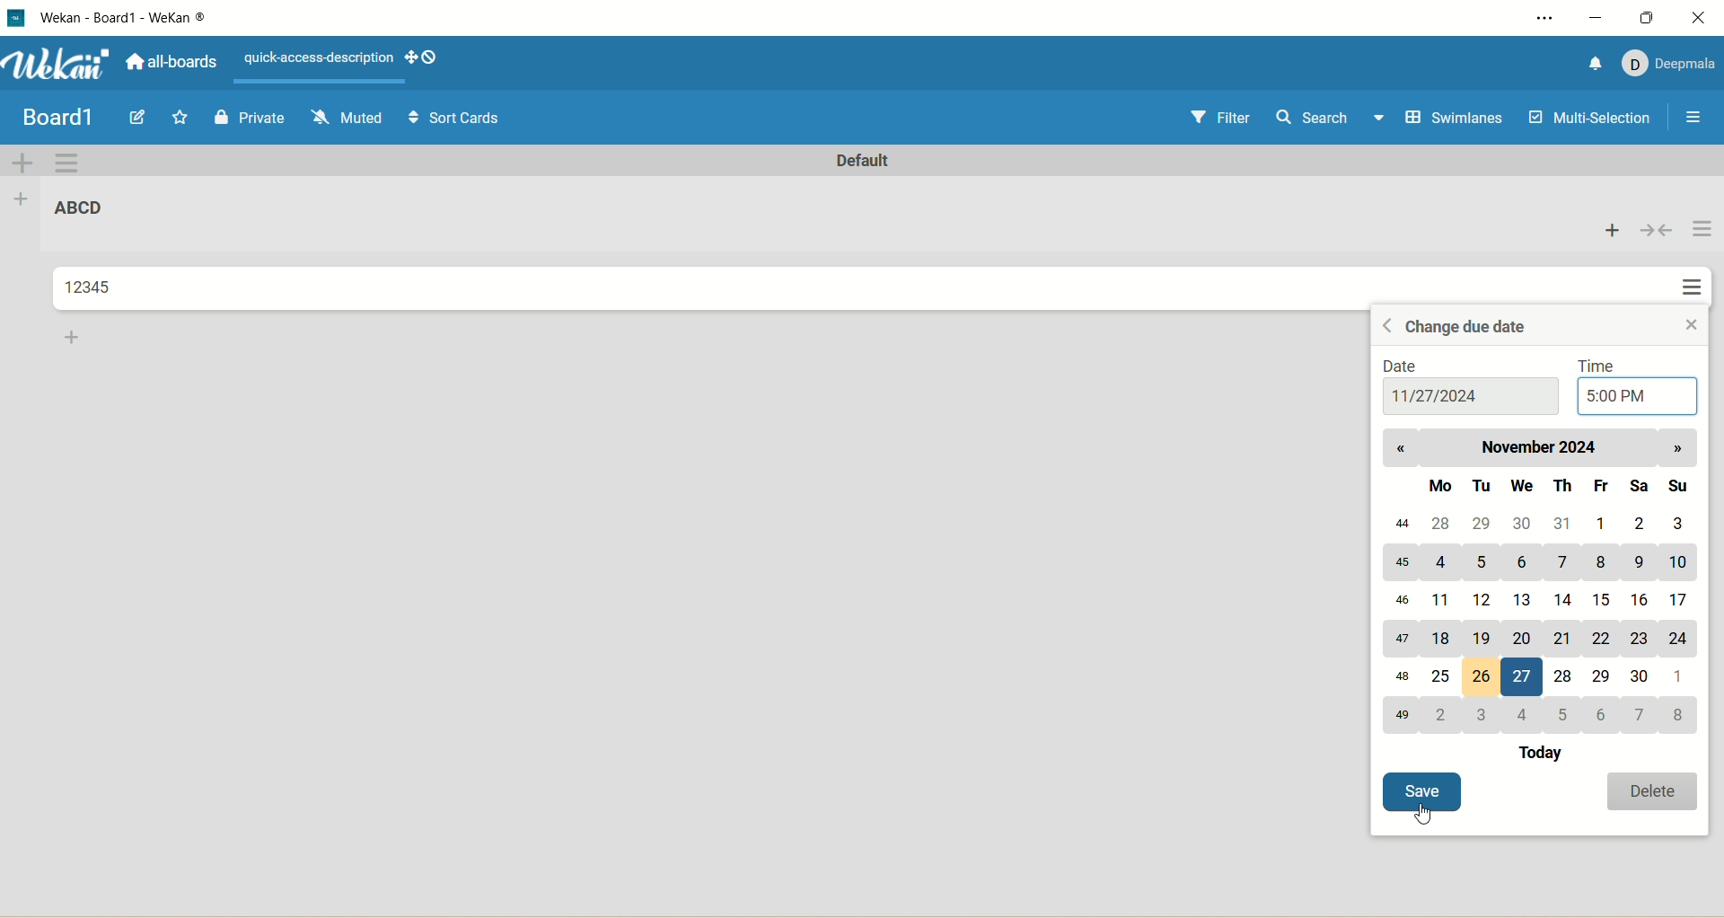  I want to click on title, so click(126, 22).